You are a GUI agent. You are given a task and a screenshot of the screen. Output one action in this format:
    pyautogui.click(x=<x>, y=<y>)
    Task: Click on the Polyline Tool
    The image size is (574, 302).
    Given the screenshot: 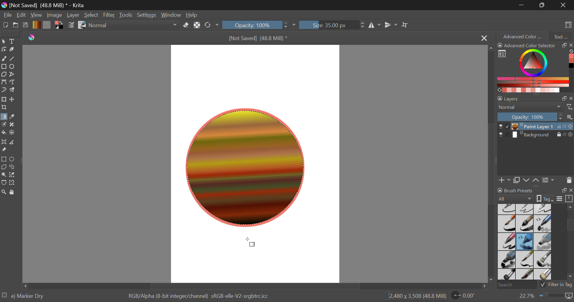 What is the action you would take?
    pyautogui.click(x=13, y=74)
    